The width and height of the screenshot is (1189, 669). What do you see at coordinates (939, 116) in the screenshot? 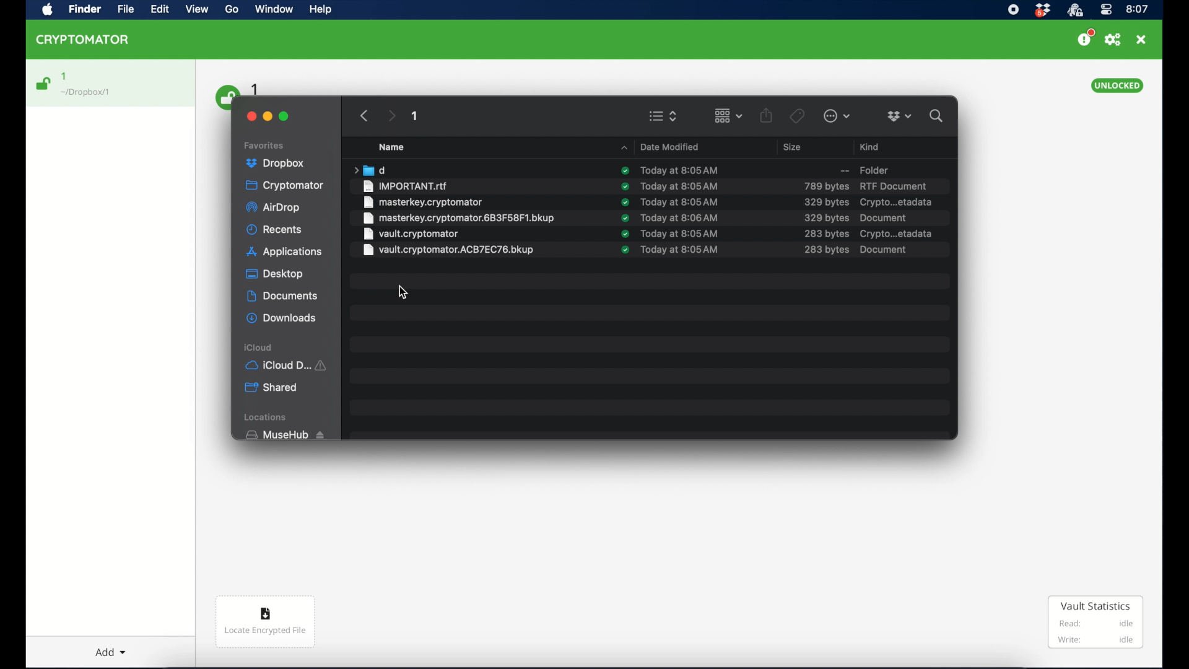
I see `search` at bounding box center [939, 116].